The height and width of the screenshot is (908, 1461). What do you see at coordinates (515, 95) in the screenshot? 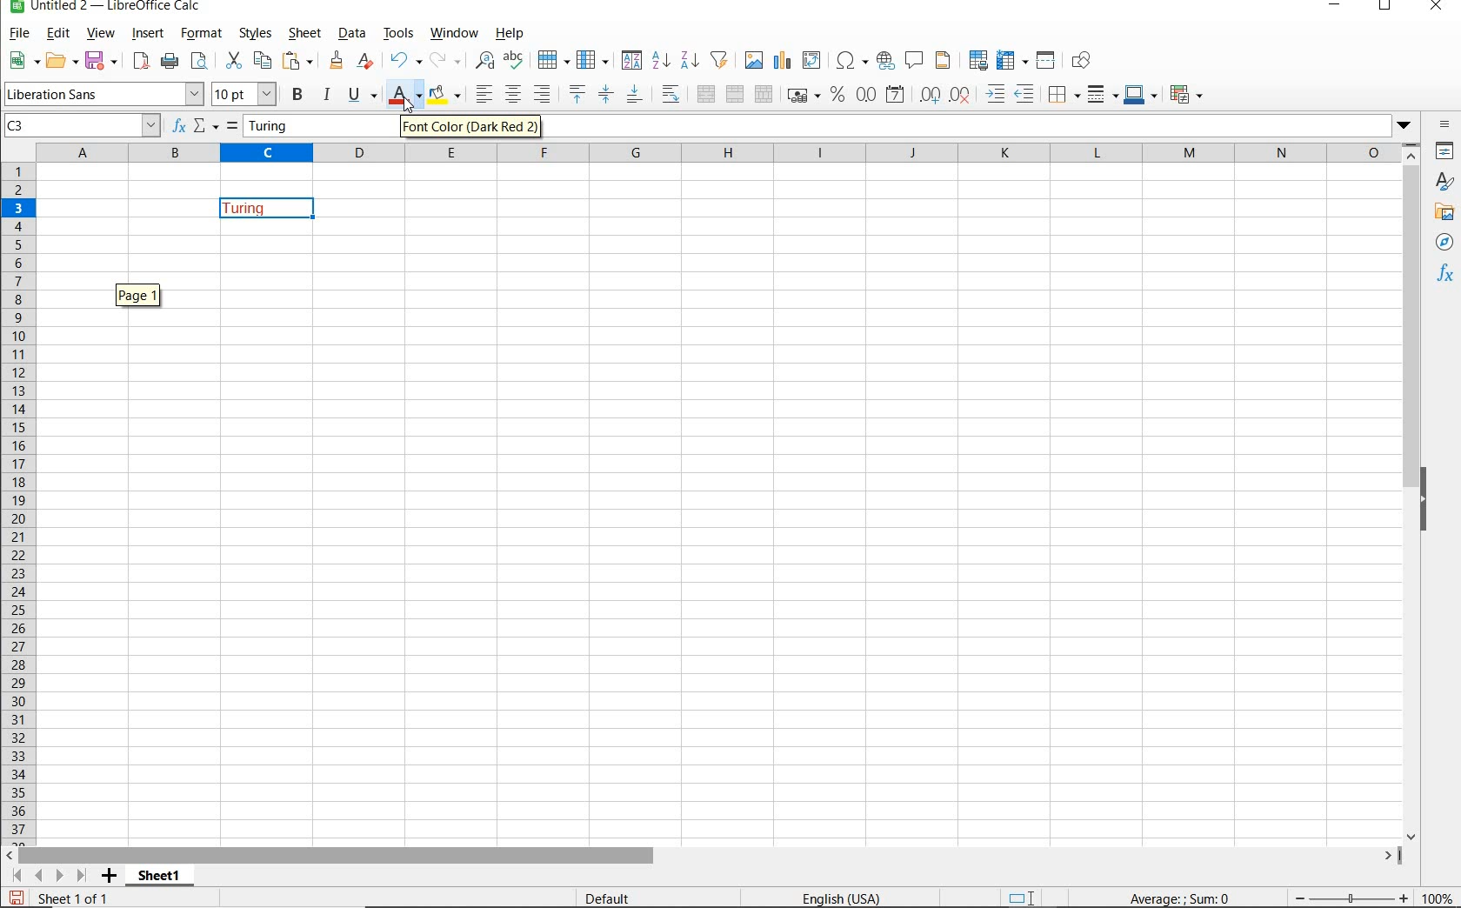
I see `ALIGN CENTER` at bounding box center [515, 95].